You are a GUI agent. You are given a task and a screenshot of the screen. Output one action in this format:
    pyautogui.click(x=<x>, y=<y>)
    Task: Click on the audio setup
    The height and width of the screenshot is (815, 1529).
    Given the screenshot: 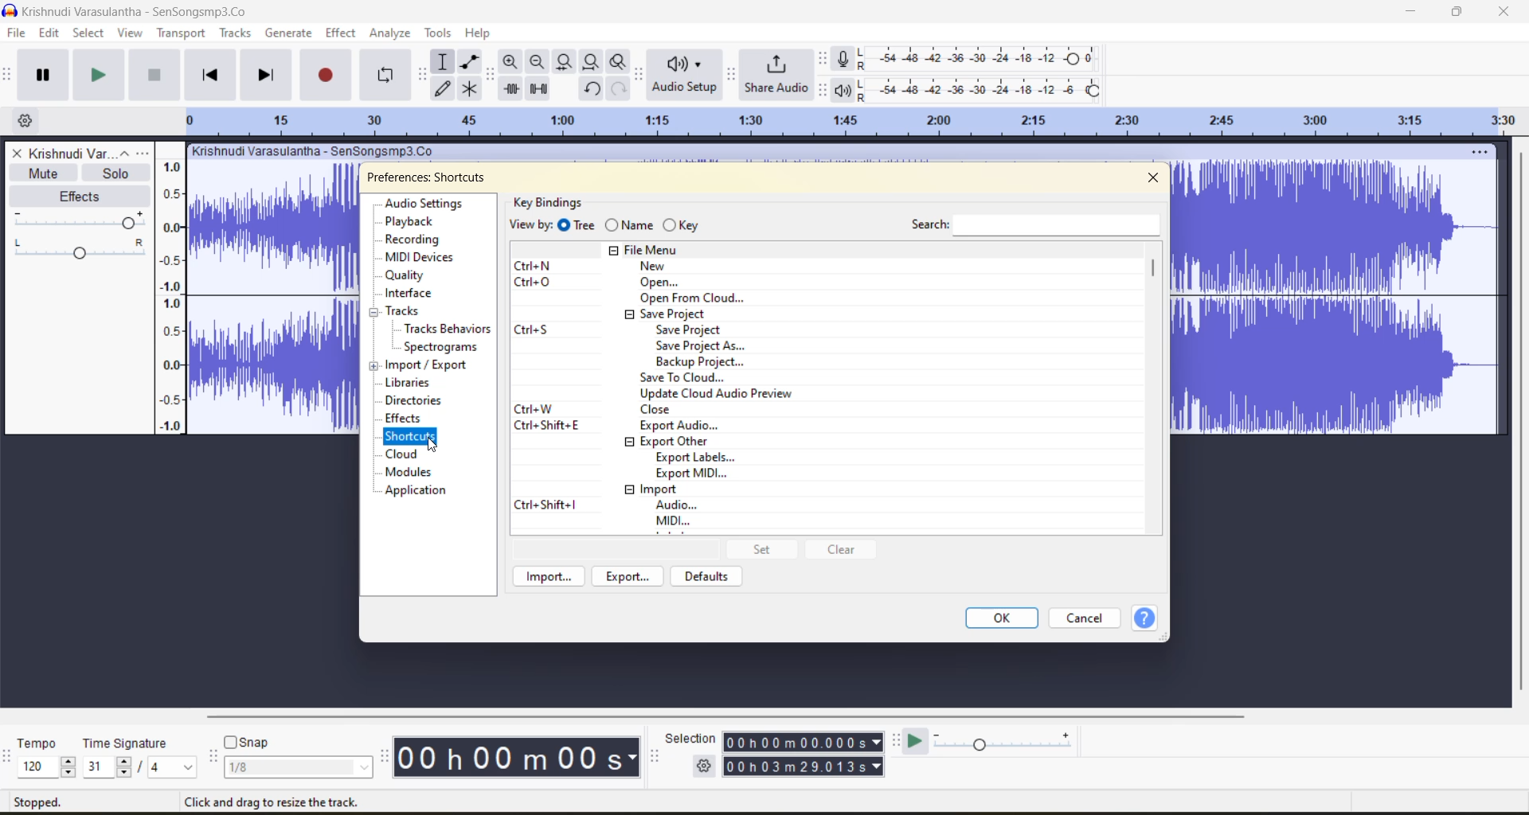 What is the action you would take?
    pyautogui.click(x=686, y=76)
    